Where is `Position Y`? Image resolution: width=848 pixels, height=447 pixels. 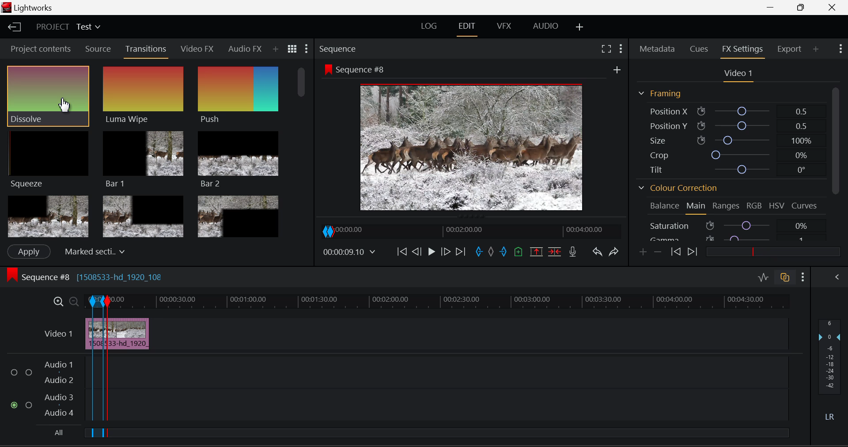 Position Y is located at coordinates (727, 124).